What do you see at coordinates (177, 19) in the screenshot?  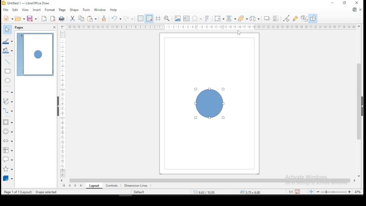 I see `insert image` at bounding box center [177, 19].